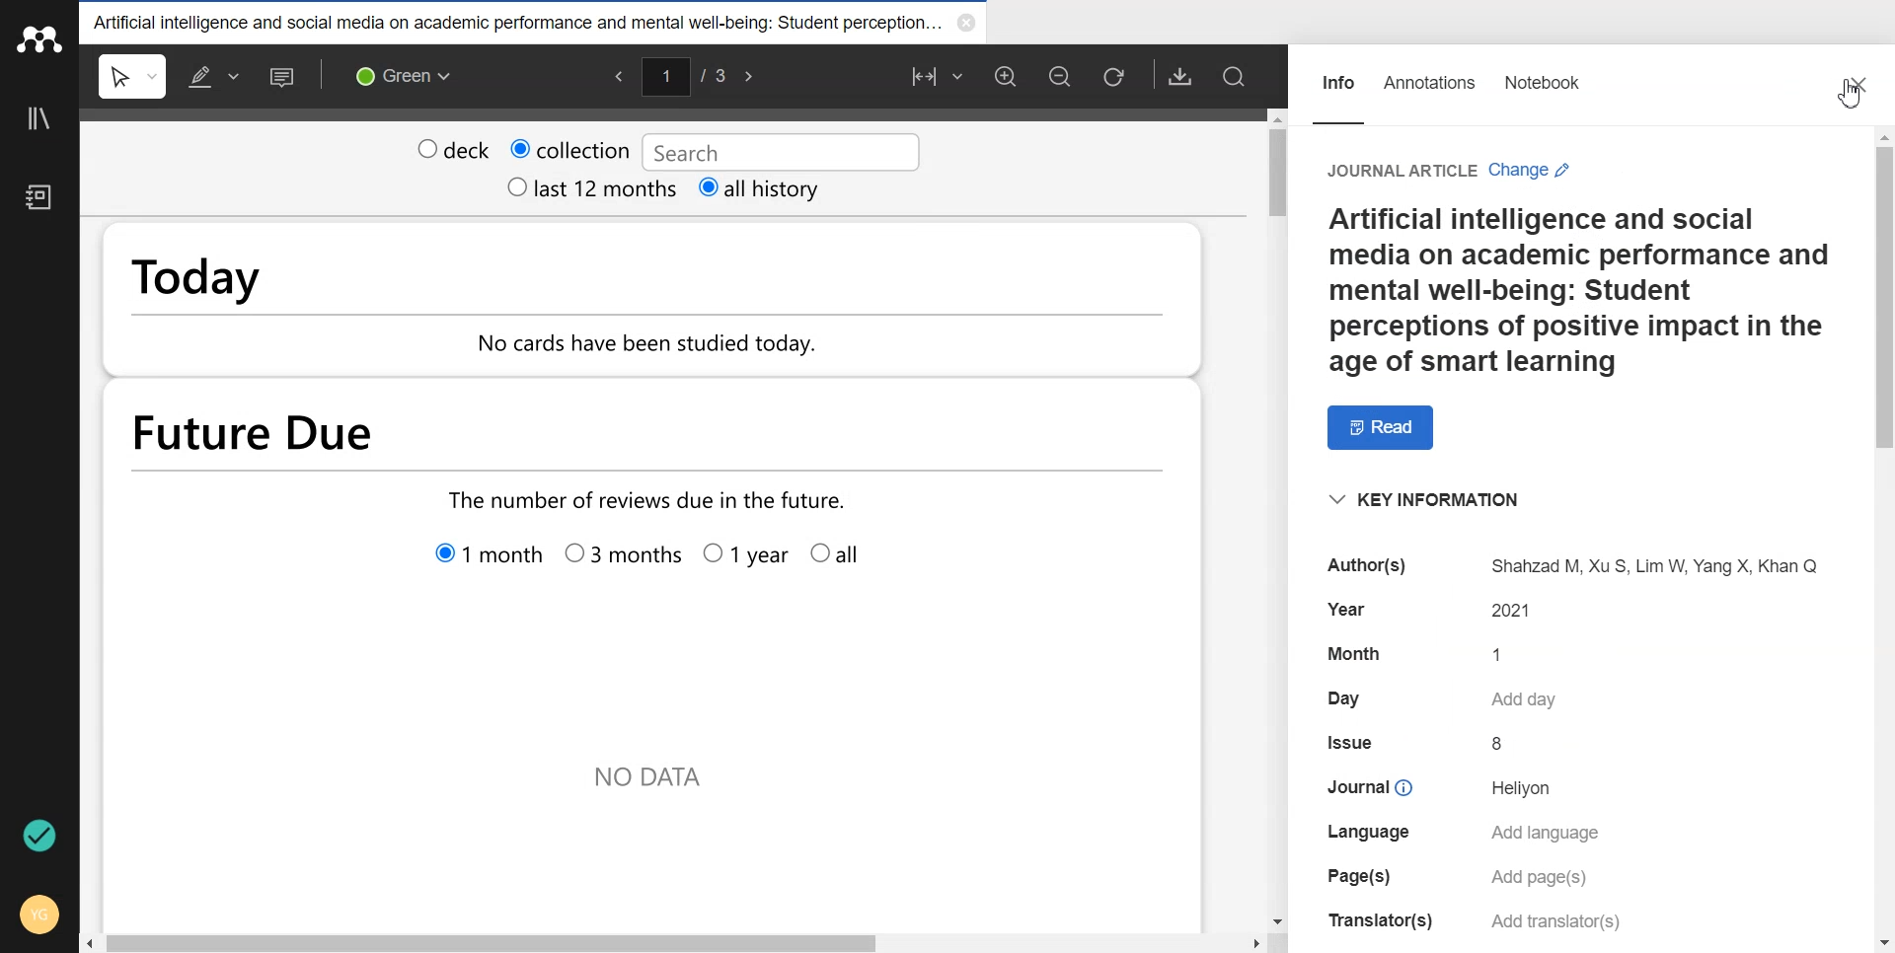 This screenshot has height=953, width=1895. What do you see at coordinates (840, 555) in the screenshot?
I see `all` at bounding box center [840, 555].